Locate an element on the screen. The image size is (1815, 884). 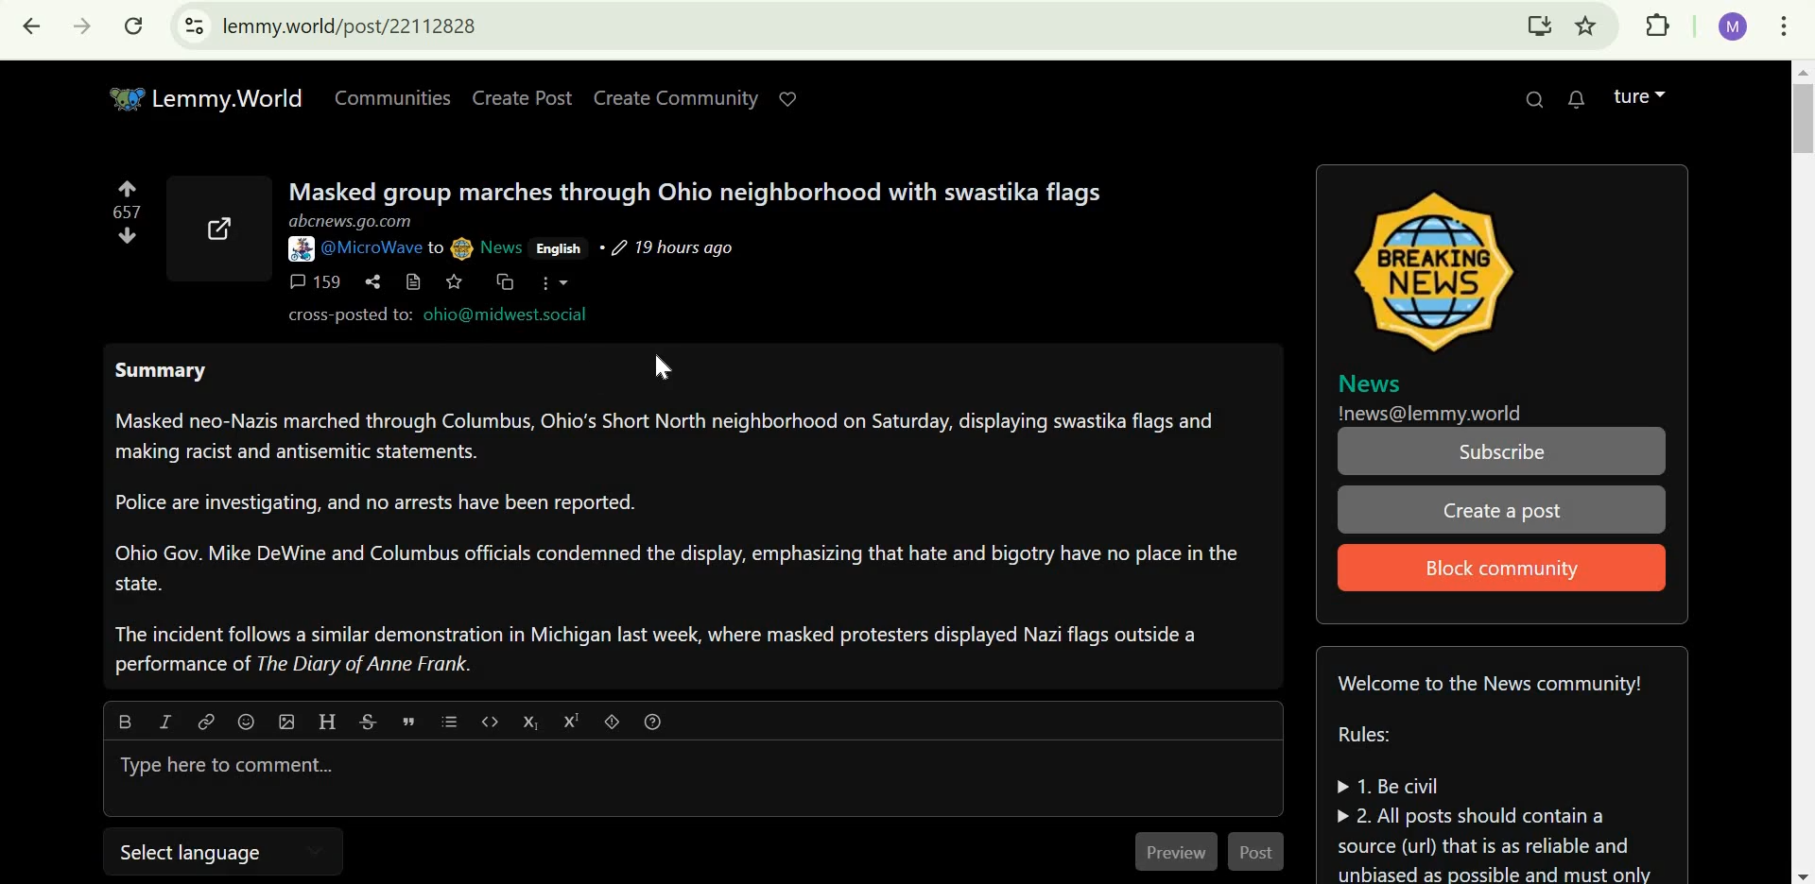
Click to go back, hold to see history is located at coordinates (35, 27).